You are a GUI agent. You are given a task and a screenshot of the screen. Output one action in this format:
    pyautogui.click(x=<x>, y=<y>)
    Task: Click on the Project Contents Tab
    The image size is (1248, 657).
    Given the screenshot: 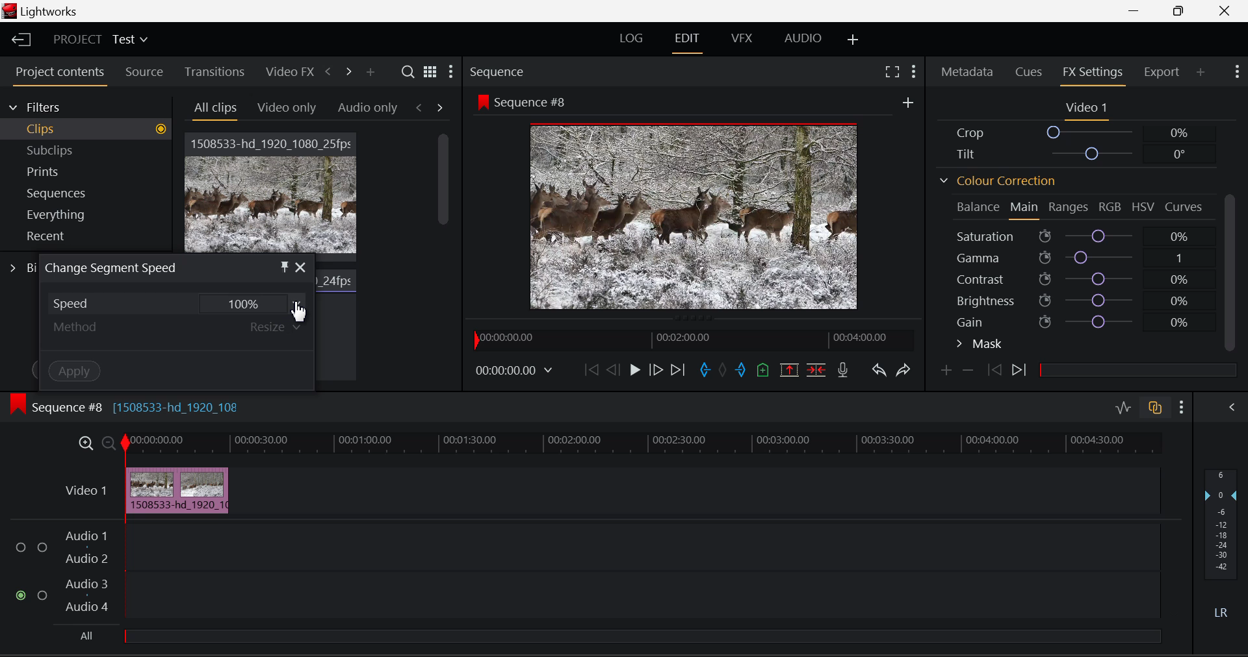 What is the action you would take?
    pyautogui.click(x=61, y=73)
    